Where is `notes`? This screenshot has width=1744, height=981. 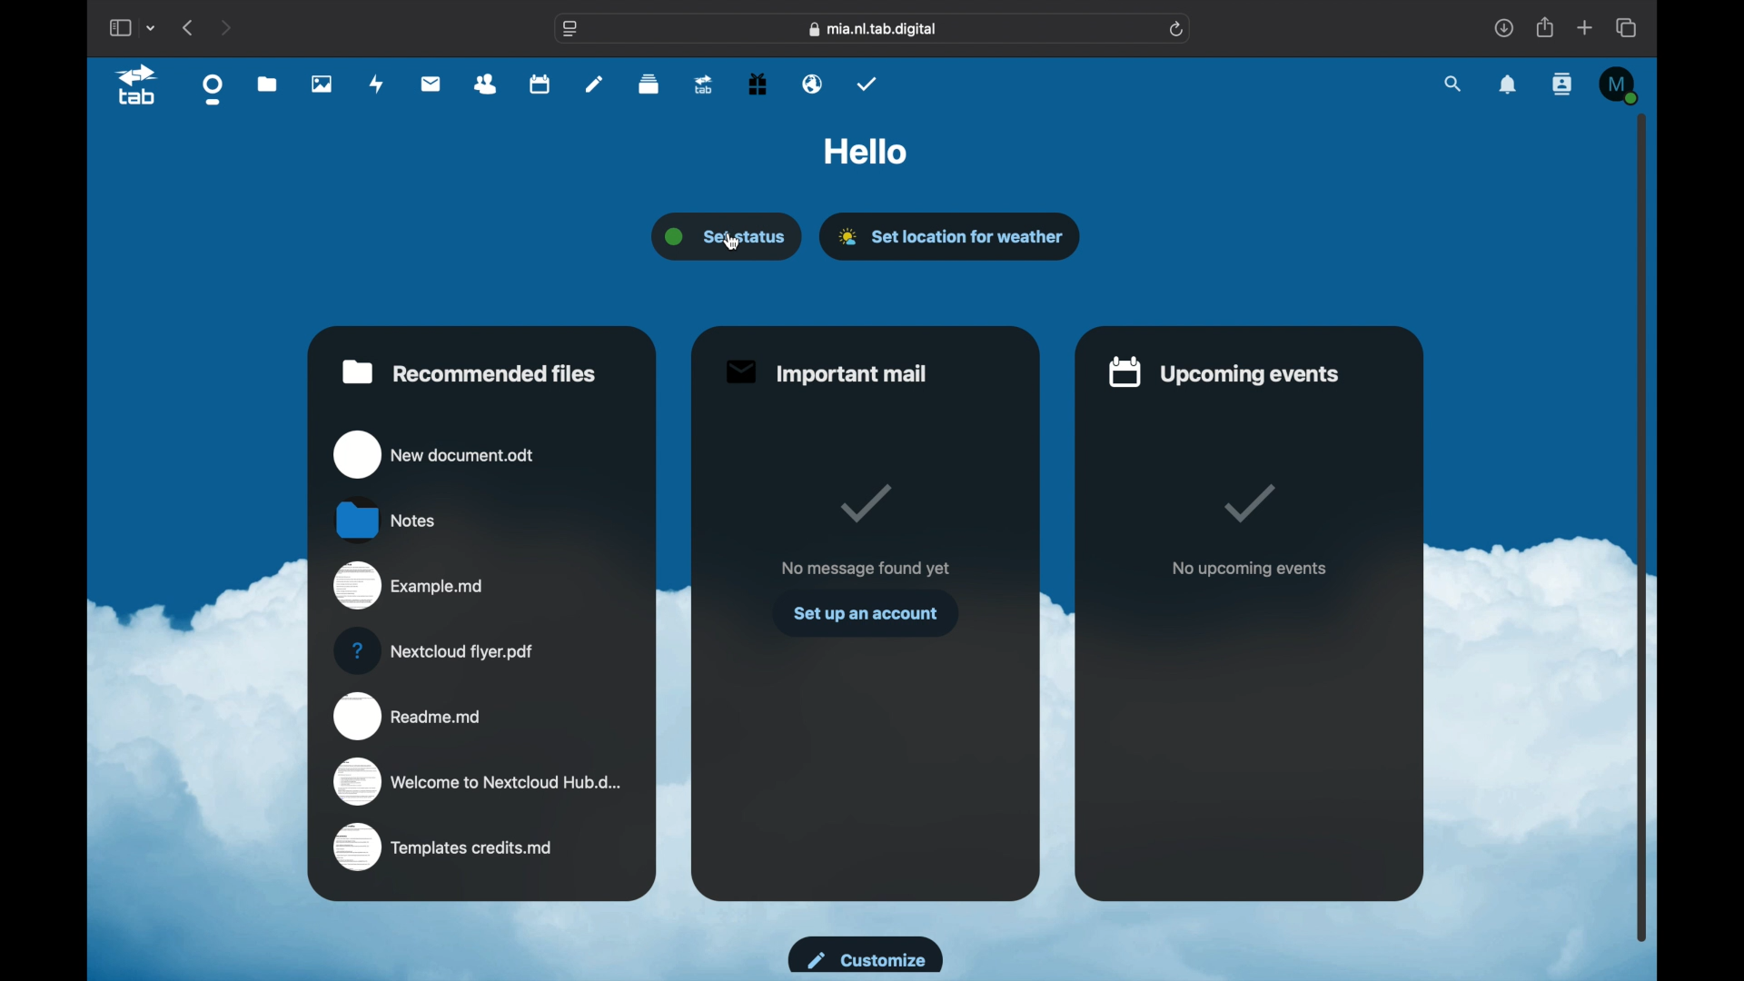
notes is located at coordinates (594, 84).